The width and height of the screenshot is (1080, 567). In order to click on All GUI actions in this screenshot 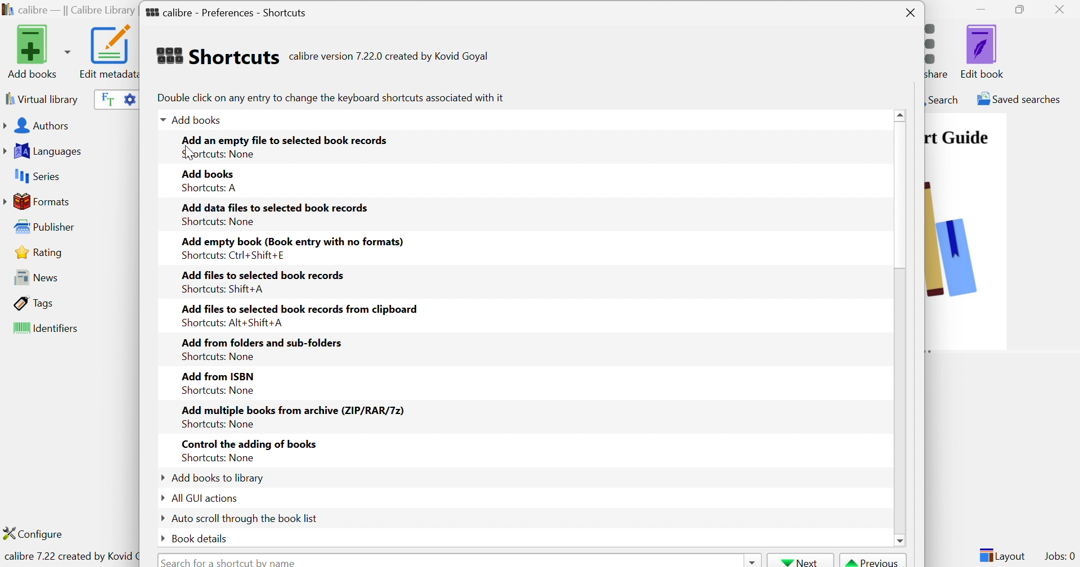, I will do `click(205, 498)`.